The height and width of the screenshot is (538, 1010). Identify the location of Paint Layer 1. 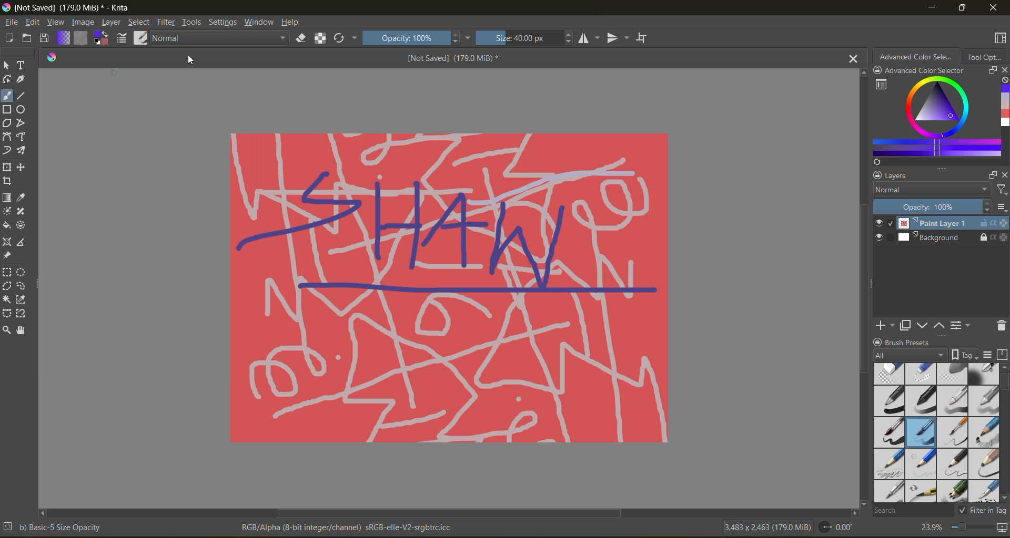
(951, 224).